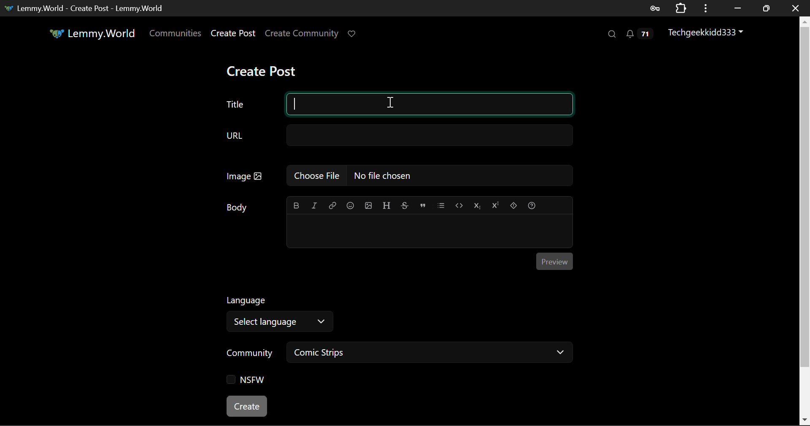  Describe the element at coordinates (612, 35) in the screenshot. I see `Search` at that location.